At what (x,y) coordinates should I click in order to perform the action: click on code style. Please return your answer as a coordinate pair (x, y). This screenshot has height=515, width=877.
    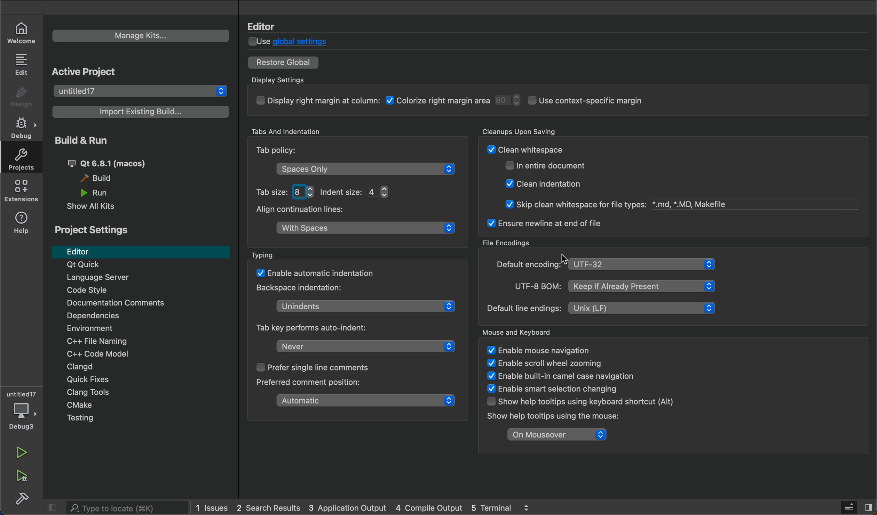
    Looking at the image, I should click on (137, 291).